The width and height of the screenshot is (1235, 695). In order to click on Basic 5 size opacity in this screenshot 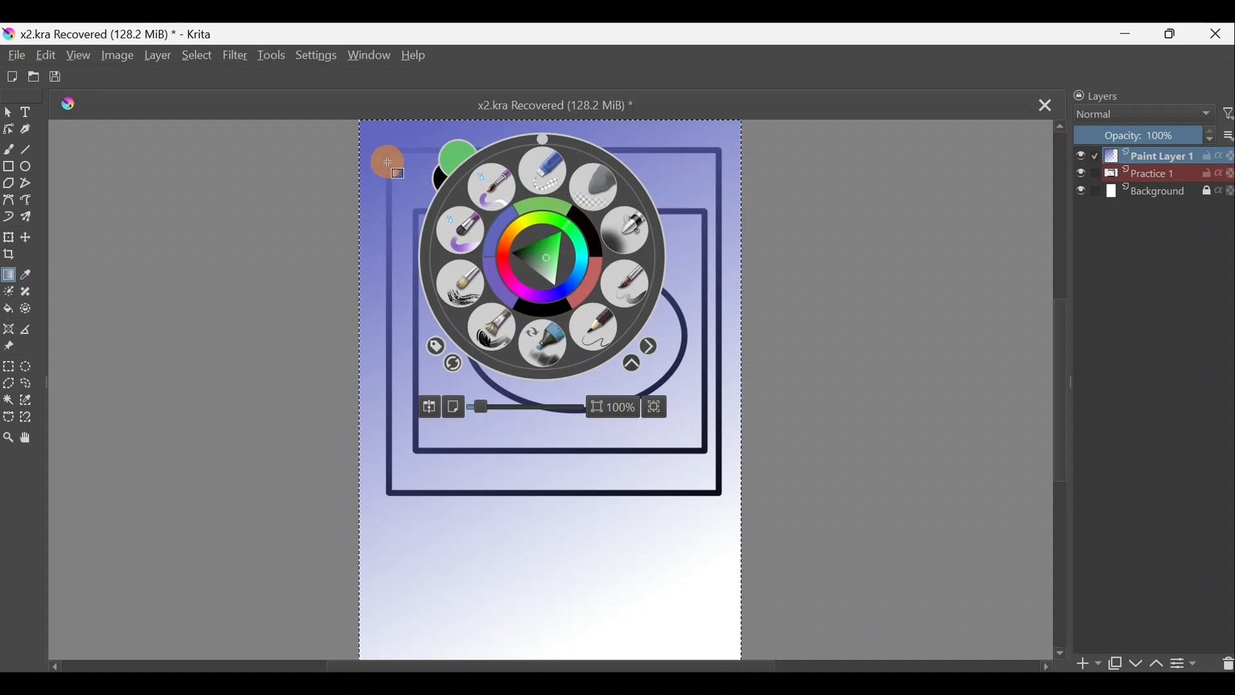, I will do `click(627, 284)`.